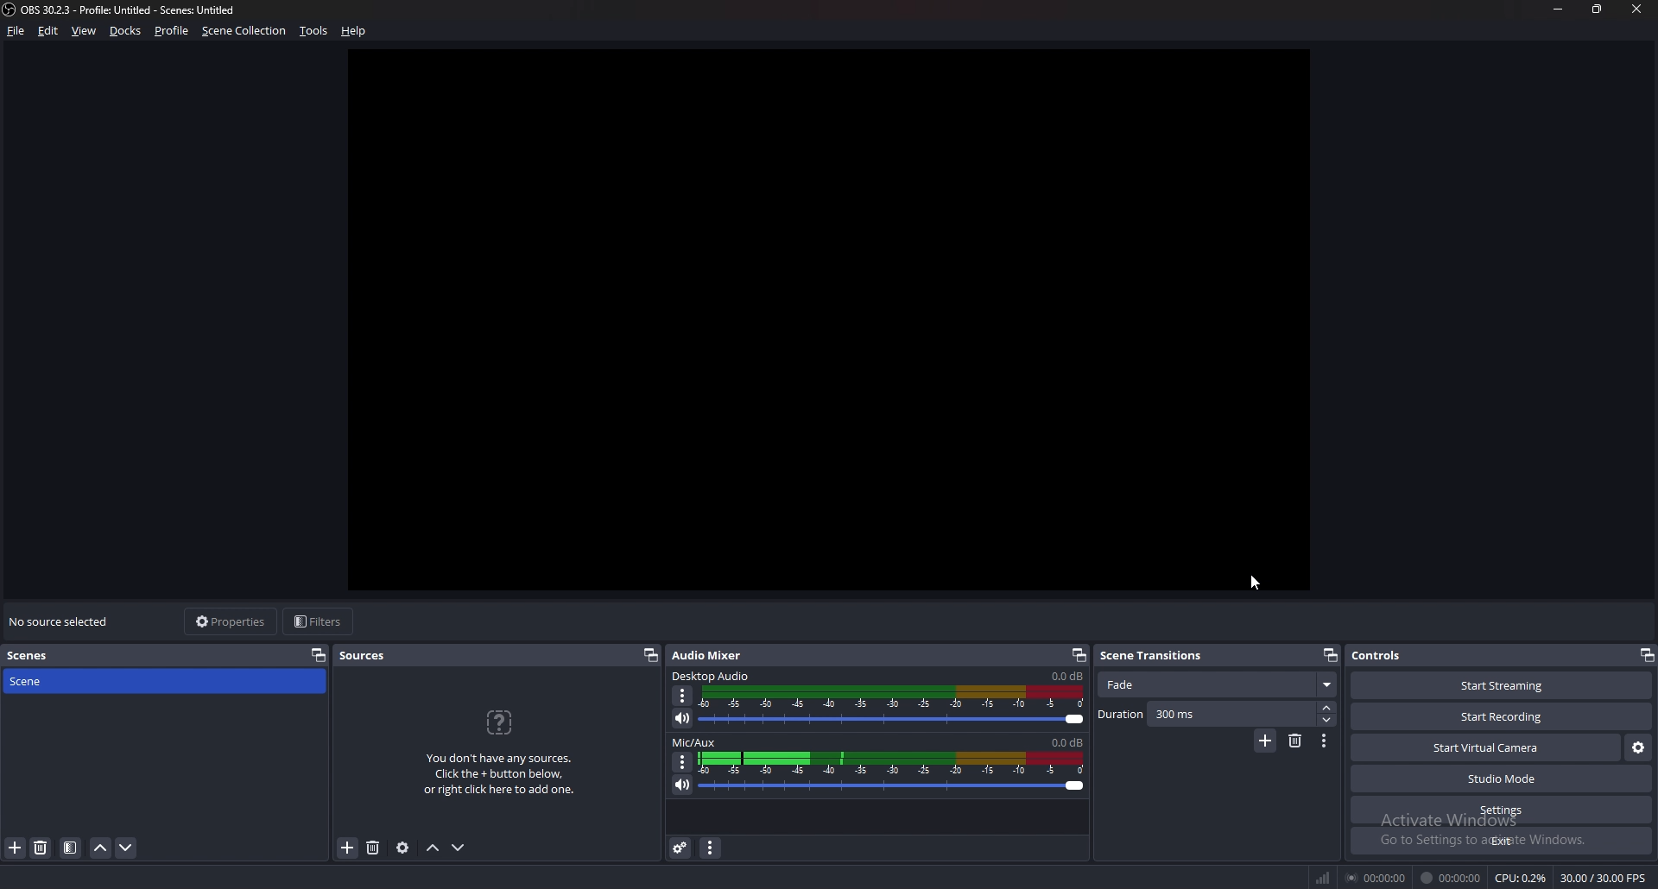  I want to click on You don't have any sources.
Click the + button below,
or right click here to add one., so click(505, 753).